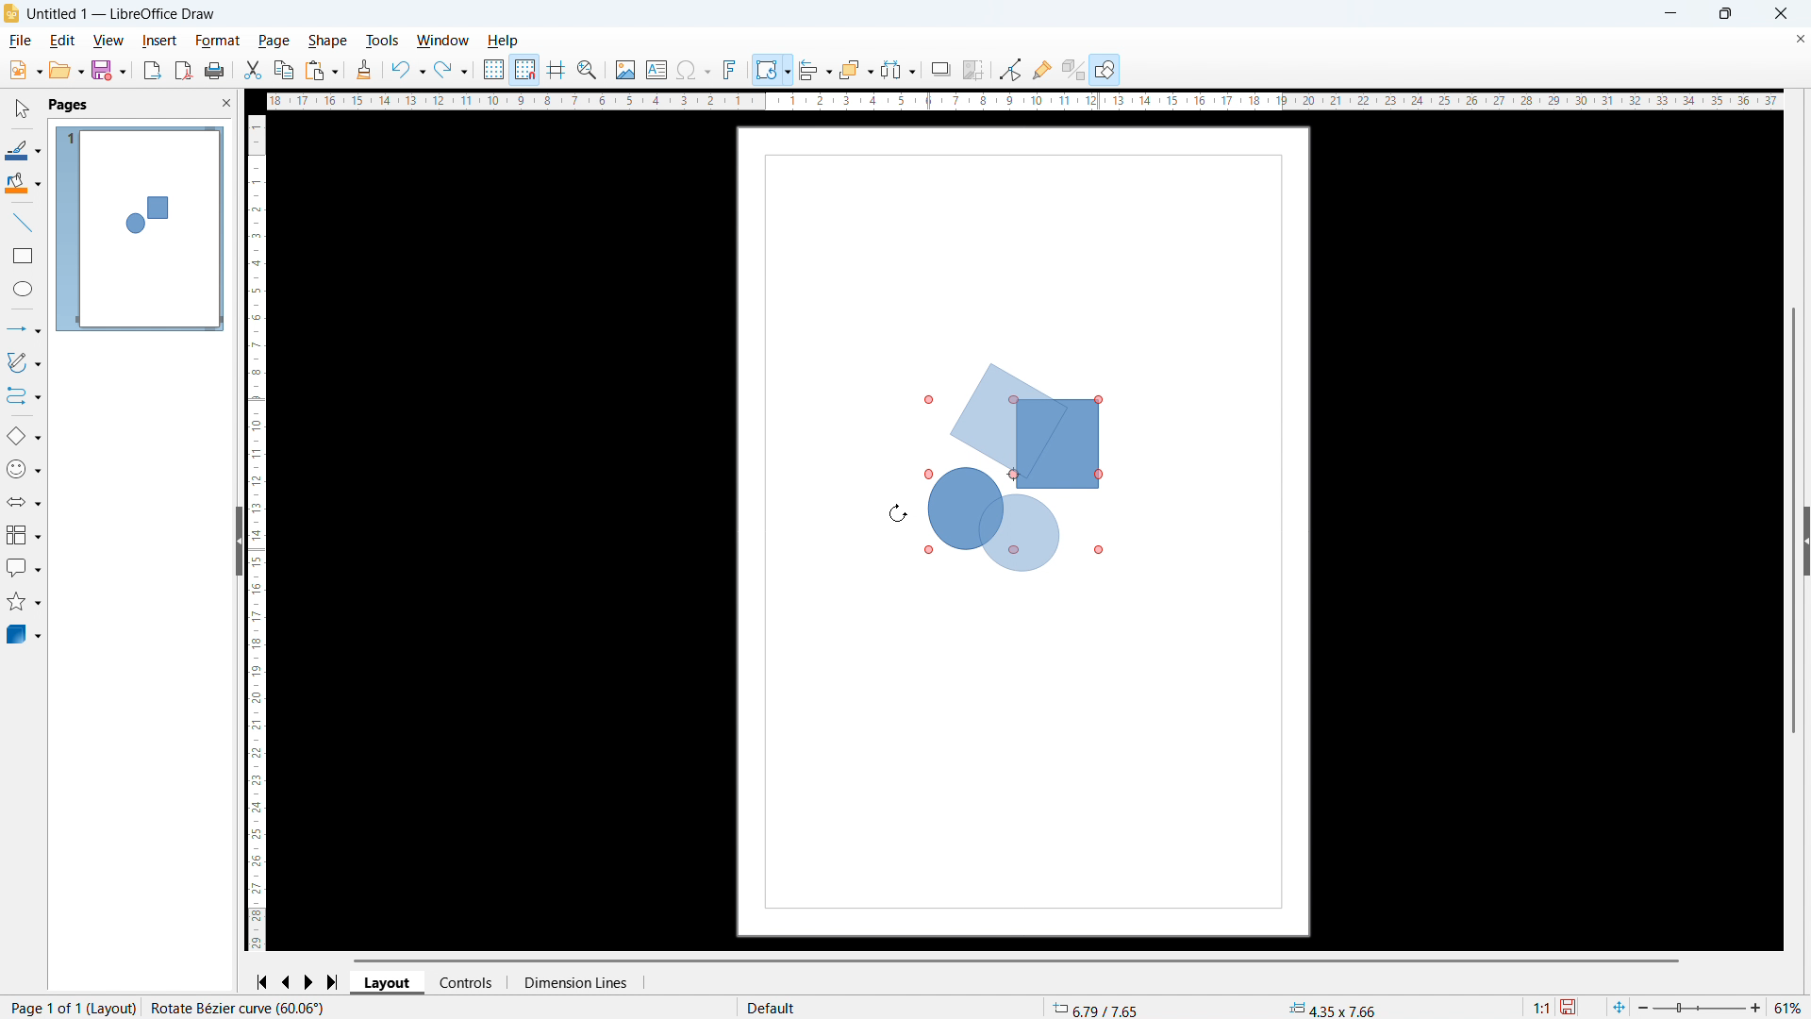  I want to click on Cursor, so click(897, 511).